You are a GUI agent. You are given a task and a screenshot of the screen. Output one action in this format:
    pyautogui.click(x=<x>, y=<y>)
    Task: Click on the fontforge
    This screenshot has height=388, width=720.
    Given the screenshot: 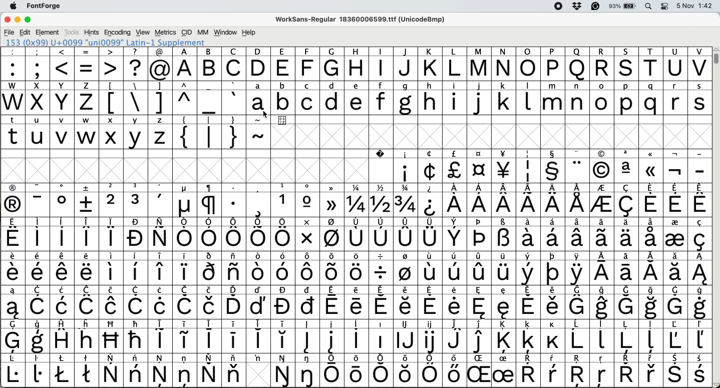 What is the action you would take?
    pyautogui.click(x=46, y=6)
    